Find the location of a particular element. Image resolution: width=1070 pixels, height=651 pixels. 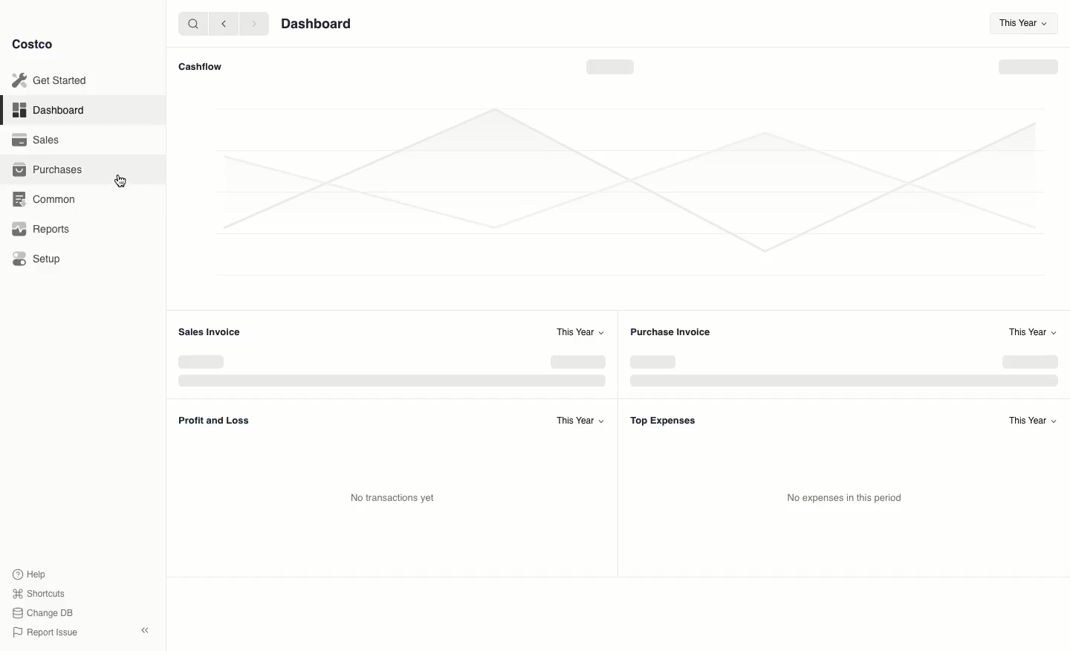

No transactions yet is located at coordinates (396, 497).